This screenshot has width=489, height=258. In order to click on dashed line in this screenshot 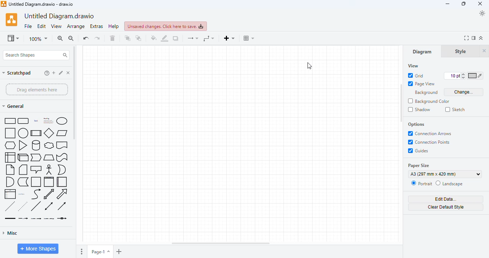, I will do `click(10, 206)`.